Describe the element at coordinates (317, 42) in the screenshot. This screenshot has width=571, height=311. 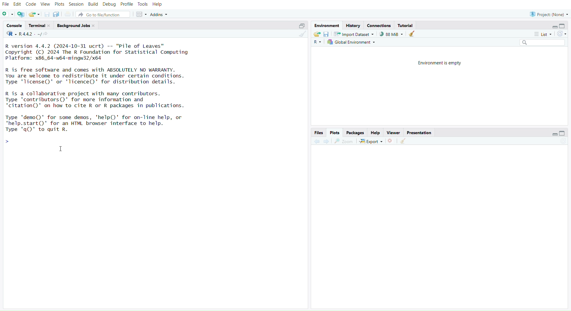
I see `R` at that location.